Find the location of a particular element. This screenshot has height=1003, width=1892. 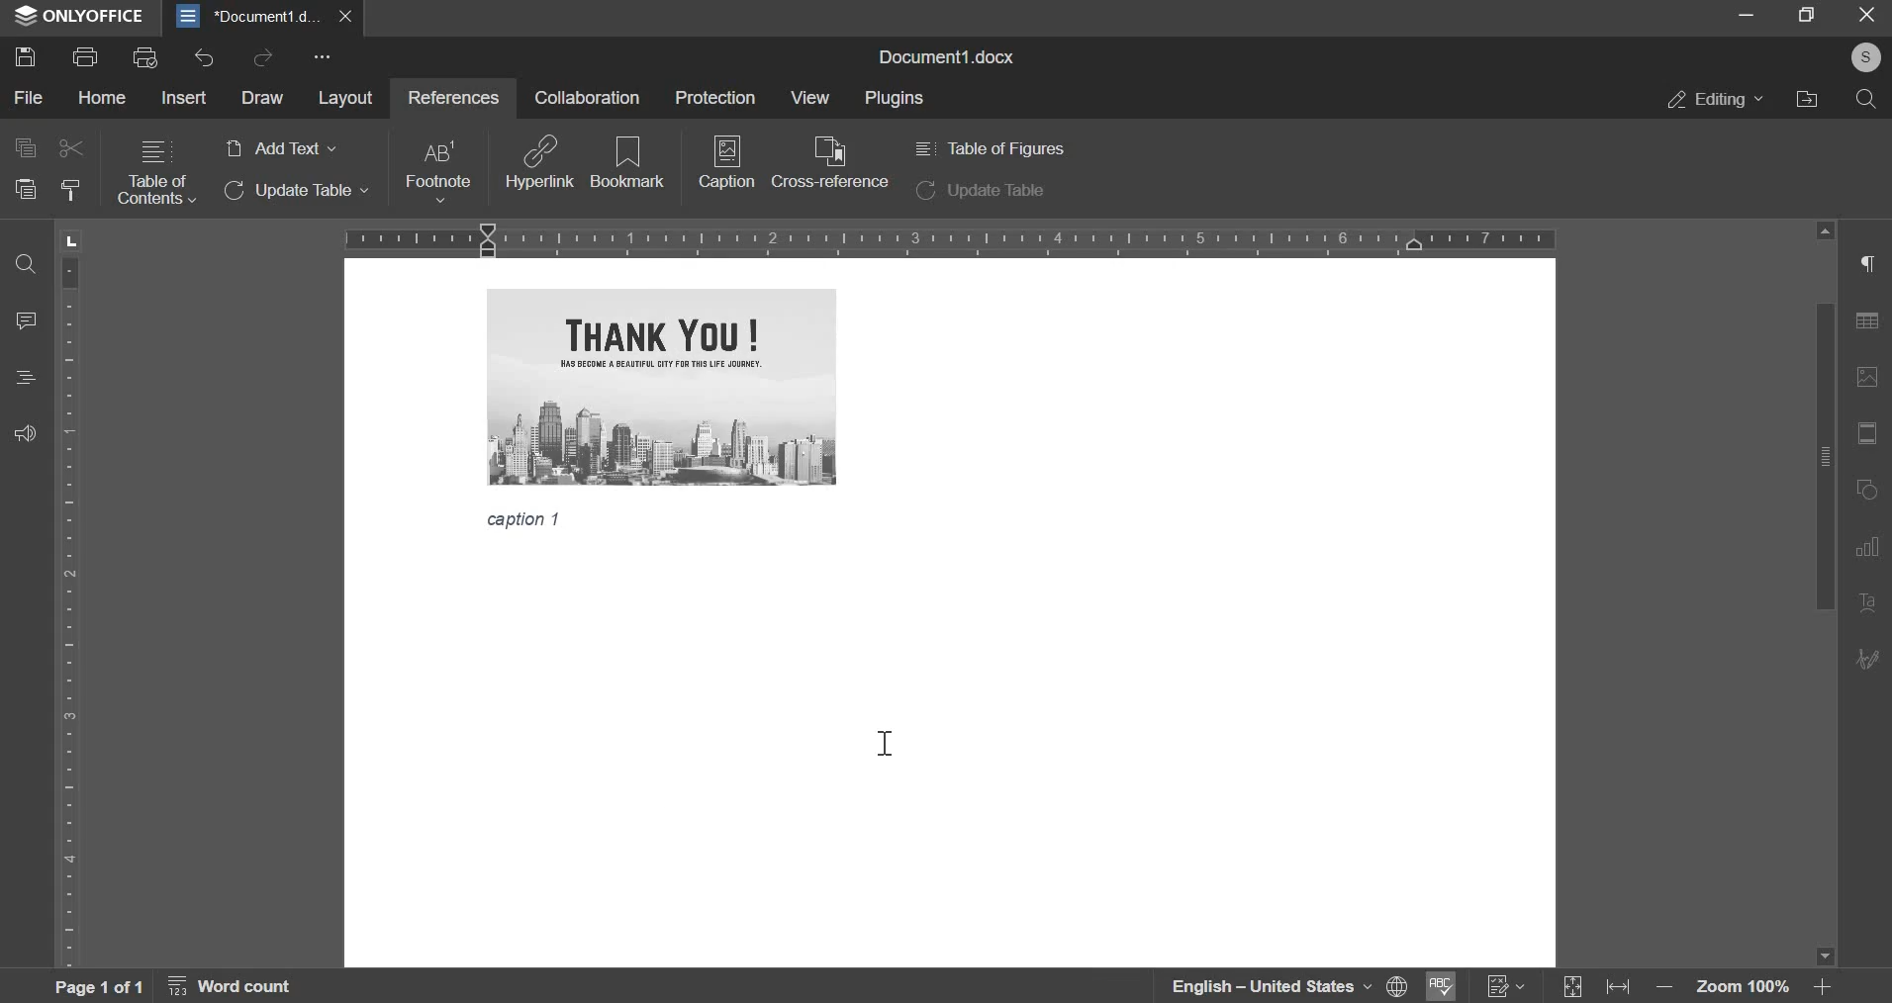

table of figures is located at coordinates (988, 148).